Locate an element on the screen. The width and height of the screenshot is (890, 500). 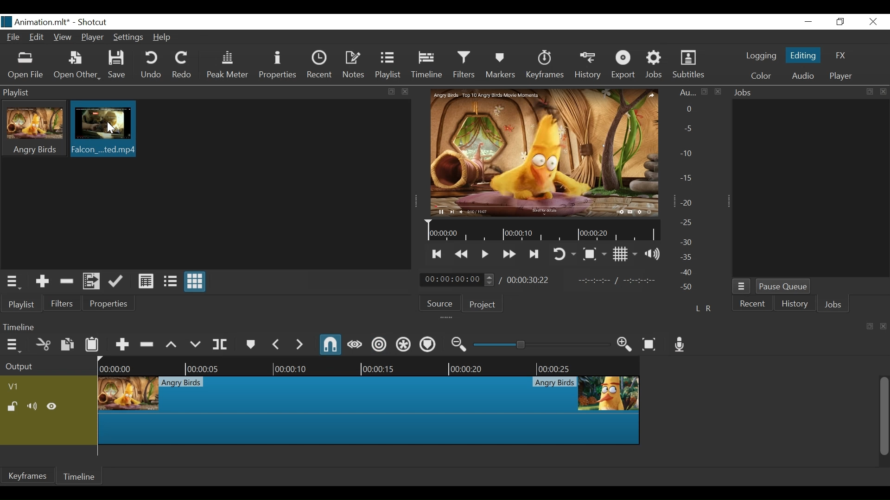
Filters is located at coordinates (464, 65).